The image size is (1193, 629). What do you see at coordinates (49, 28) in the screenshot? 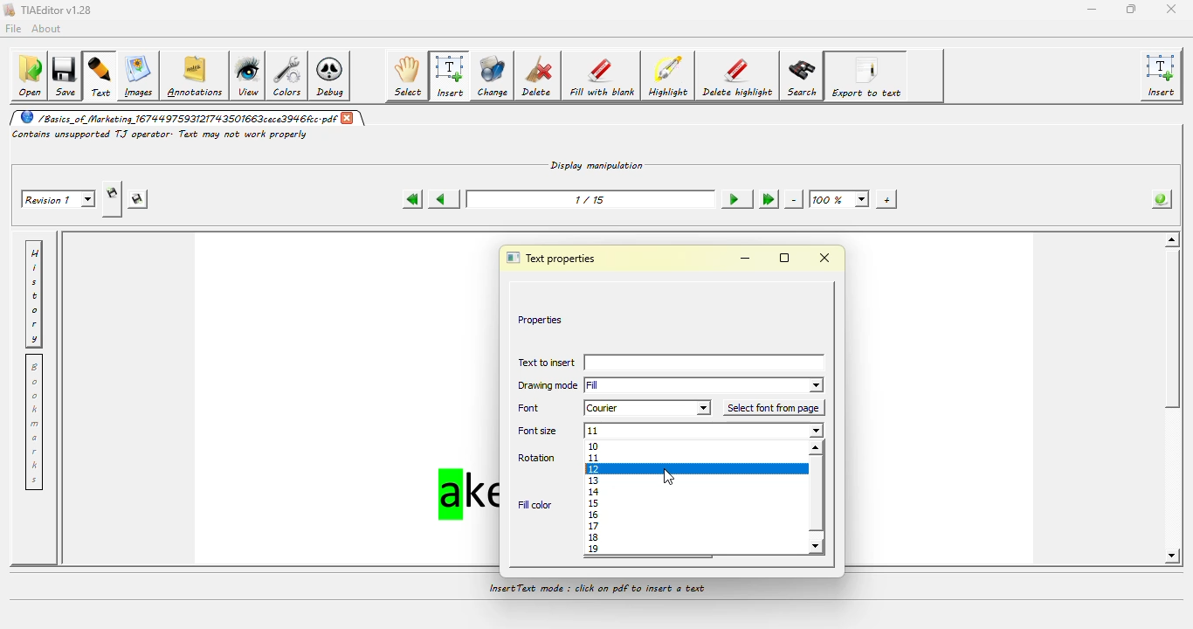
I see `about` at bounding box center [49, 28].